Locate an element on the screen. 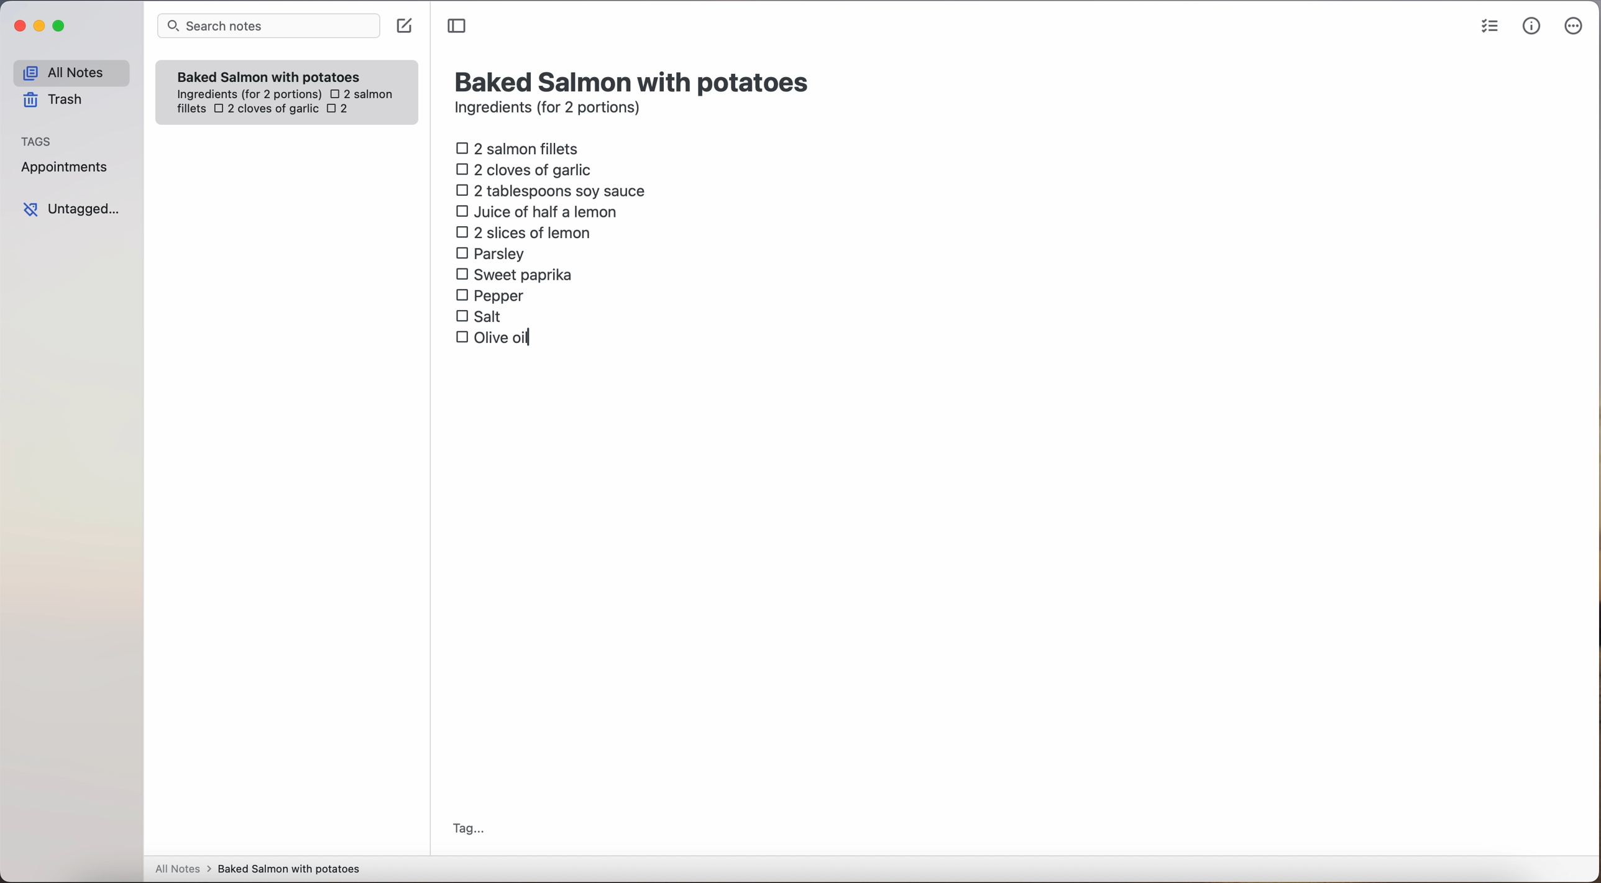 Image resolution: width=1601 pixels, height=883 pixels. 2 tablespoons soy sauce is located at coordinates (550, 190).